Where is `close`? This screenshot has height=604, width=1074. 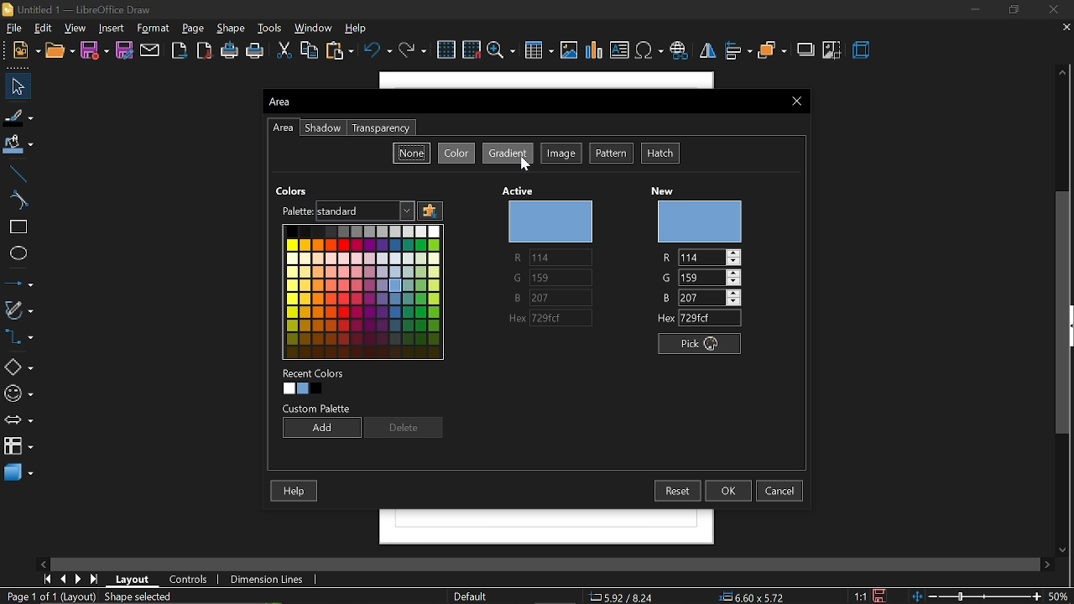
close is located at coordinates (1057, 9).